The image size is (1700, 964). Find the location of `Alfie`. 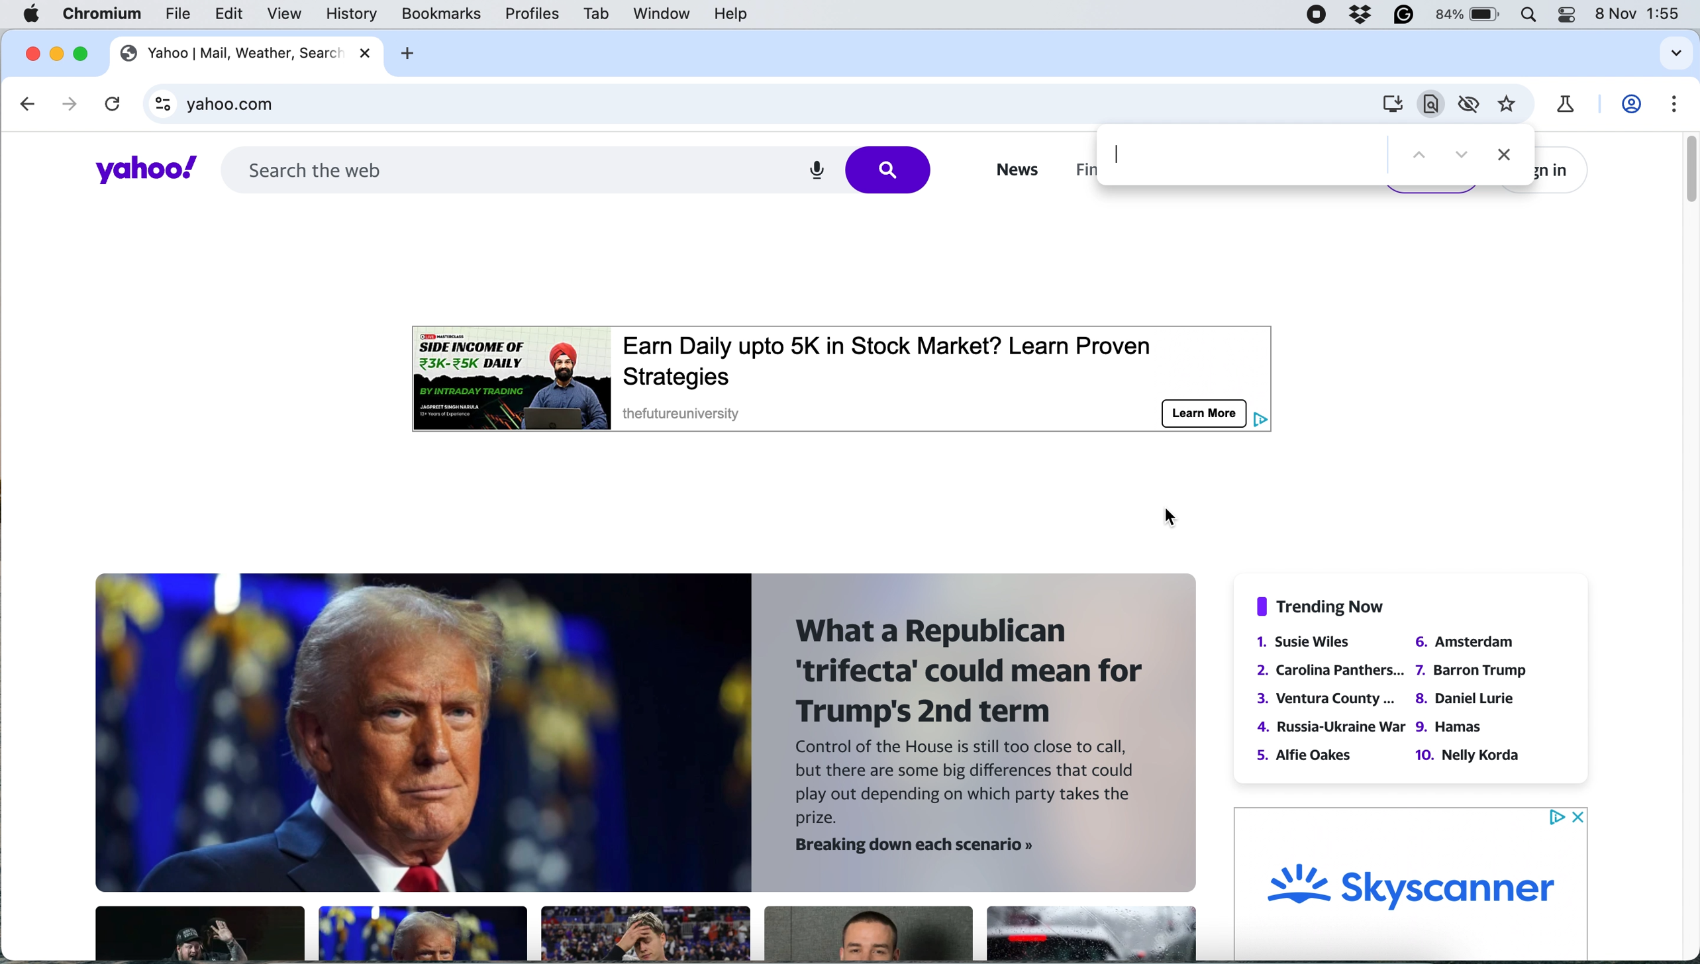

Alfie is located at coordinates (1307, 754).